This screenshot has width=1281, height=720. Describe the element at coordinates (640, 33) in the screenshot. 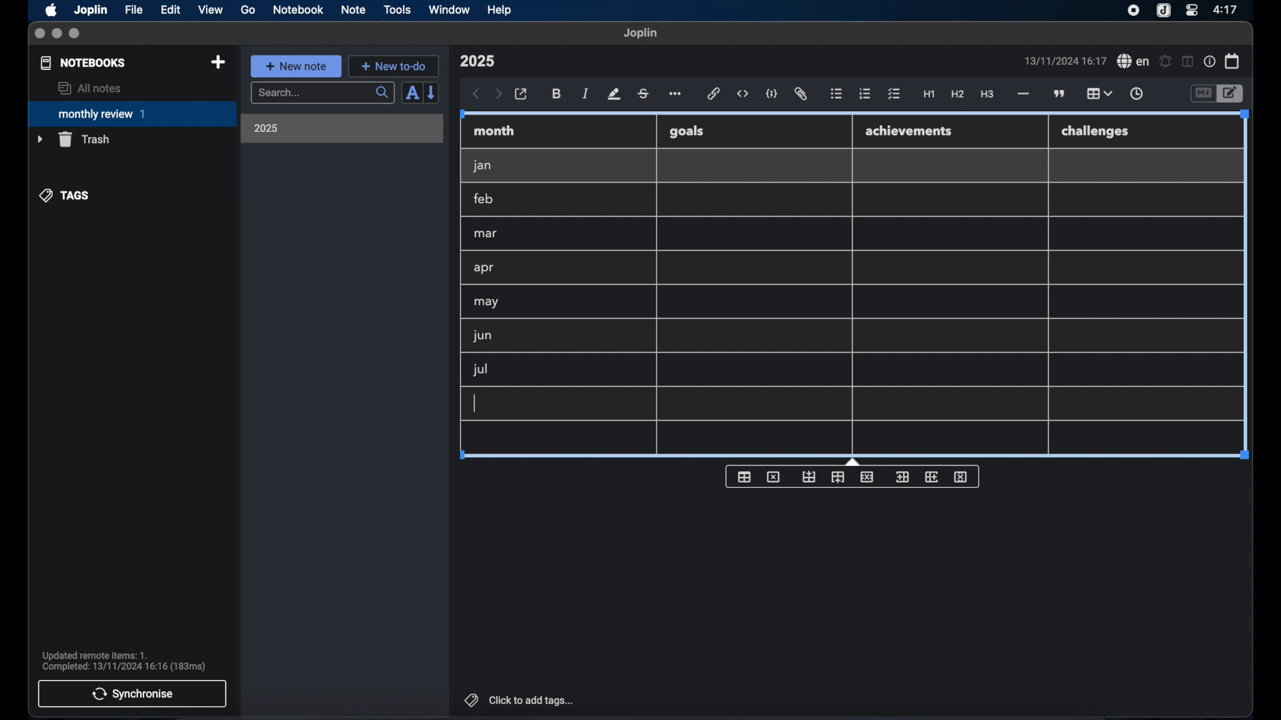

I see `joplin` at that location.